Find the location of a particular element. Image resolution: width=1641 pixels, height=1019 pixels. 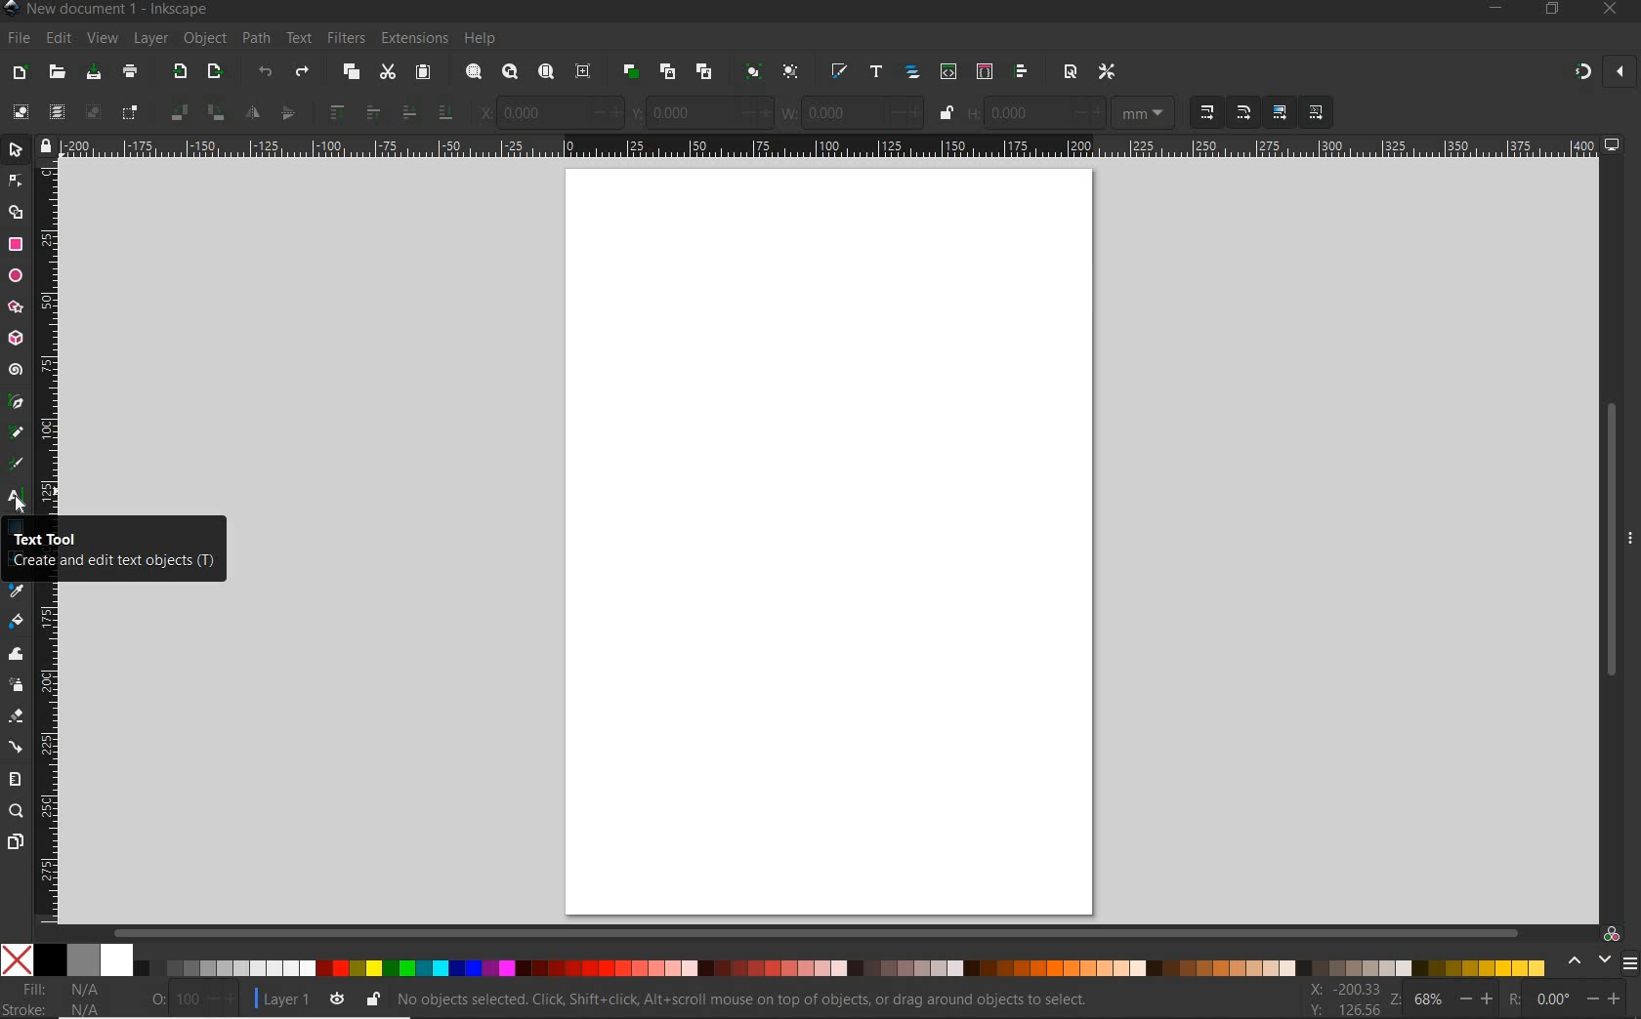

ruler is located at coordinates (828, 145).